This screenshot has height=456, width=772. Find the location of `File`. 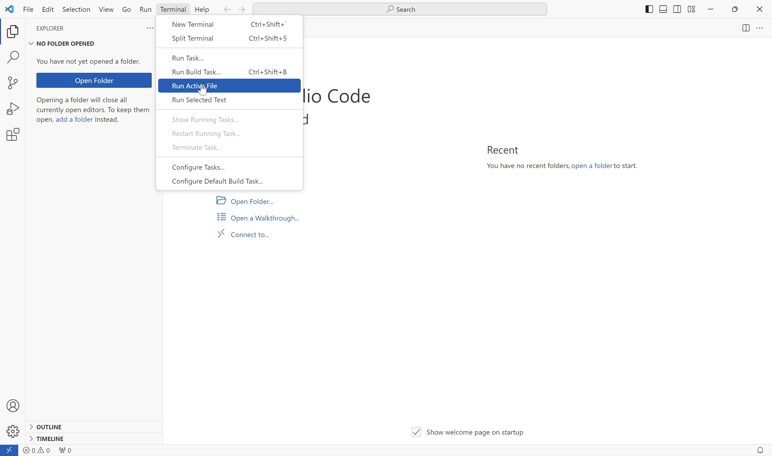

File is located at coordinates (26, 9).